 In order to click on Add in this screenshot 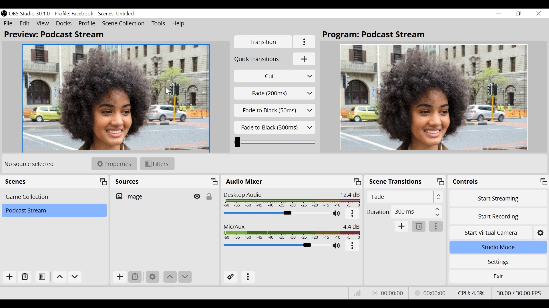, I will do `click(9, 276)`.